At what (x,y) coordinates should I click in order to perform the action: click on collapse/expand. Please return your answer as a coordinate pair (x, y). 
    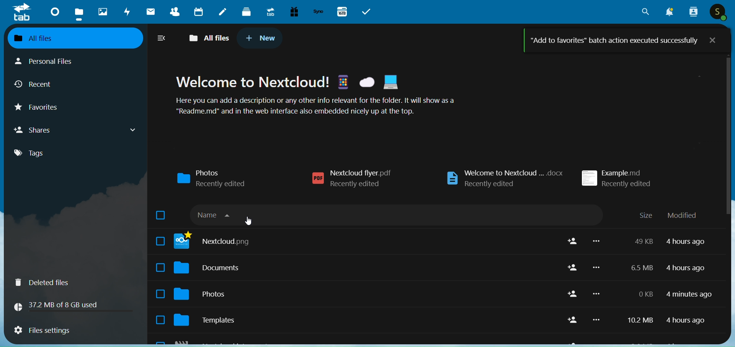
    Looking at the image, I should click on (161, 39).